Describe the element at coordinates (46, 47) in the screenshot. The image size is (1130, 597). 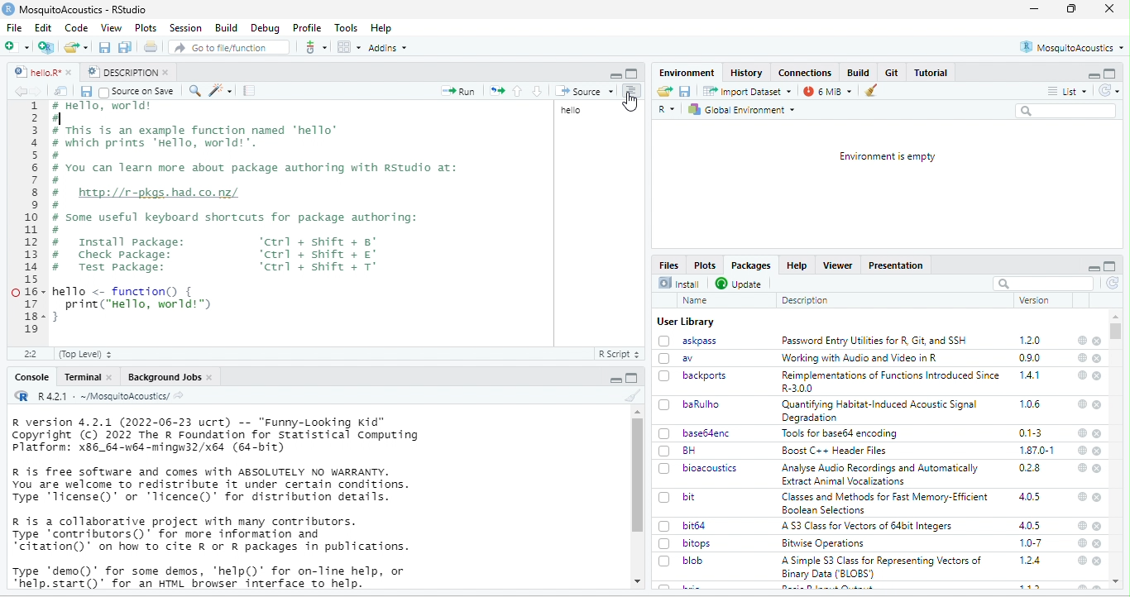
I see `create a project` at that location.